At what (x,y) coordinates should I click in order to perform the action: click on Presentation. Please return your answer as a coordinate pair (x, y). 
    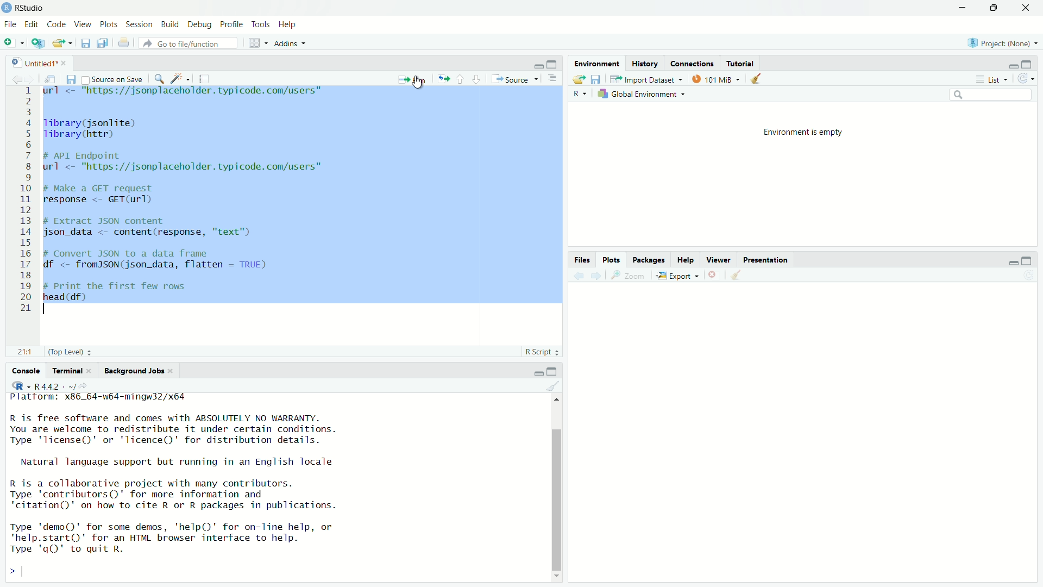
    Looking at the image, I should click on (767, 260).